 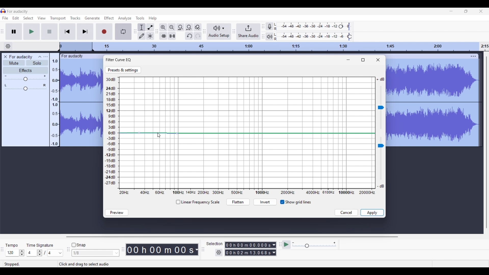 What do you see at coordinates (451, 11) in the screenshot?
I see `Minimize` at bounding box center [451, 11].